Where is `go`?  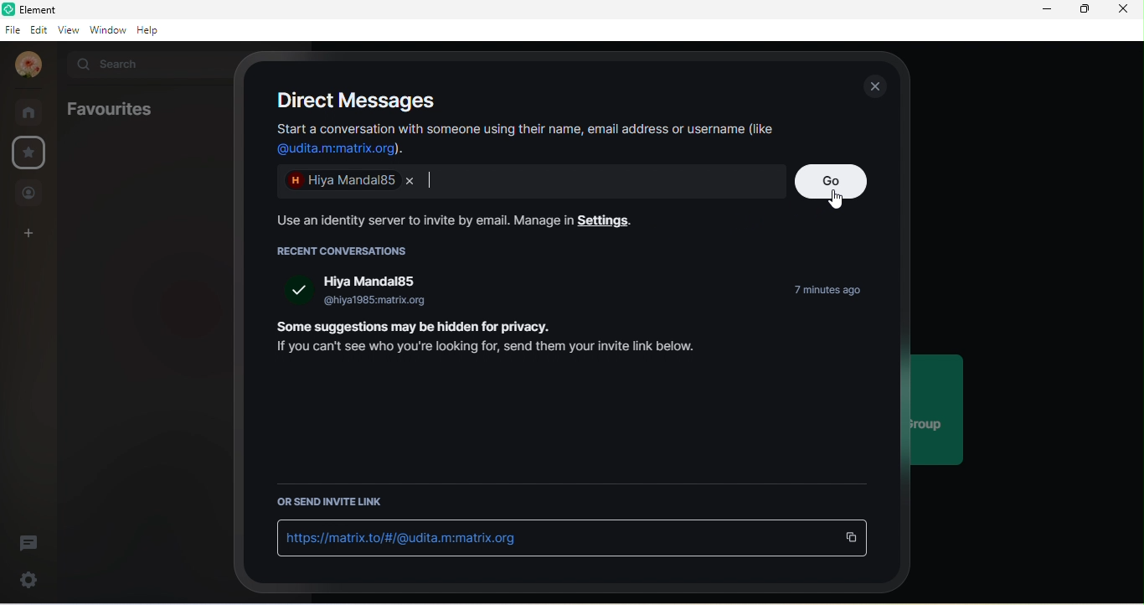
go is located at coordinates (832, 182).